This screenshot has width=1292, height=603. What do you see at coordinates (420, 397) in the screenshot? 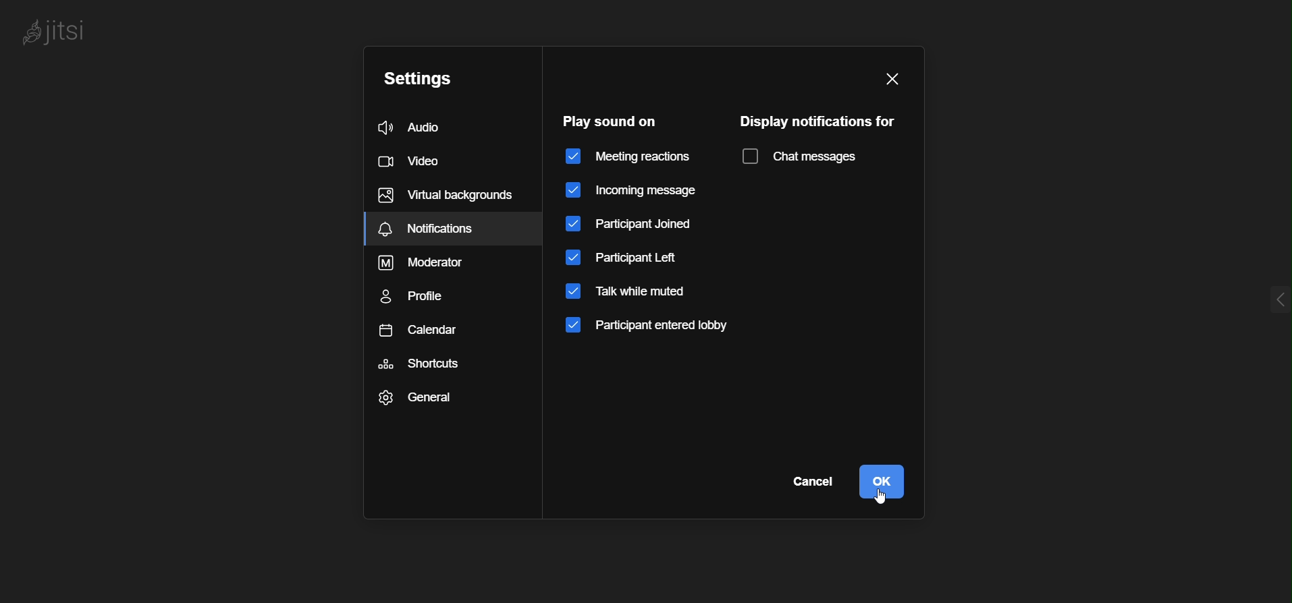
I see `general` at bounding box center [420, 397].